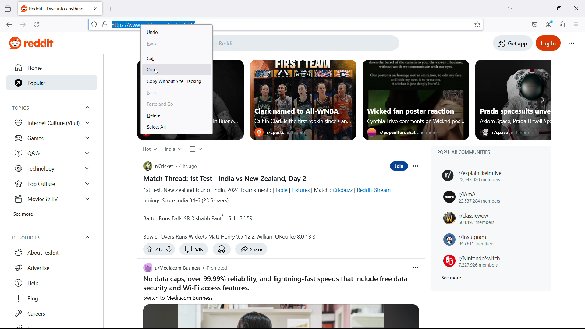  I want to click on Comment, so click(193, 249).